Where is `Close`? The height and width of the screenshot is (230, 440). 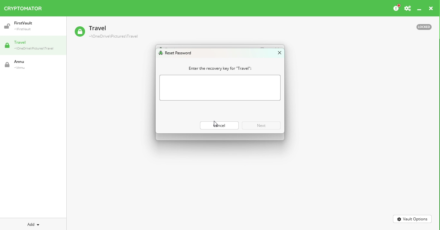
Close is located at coordinates (277, 54).